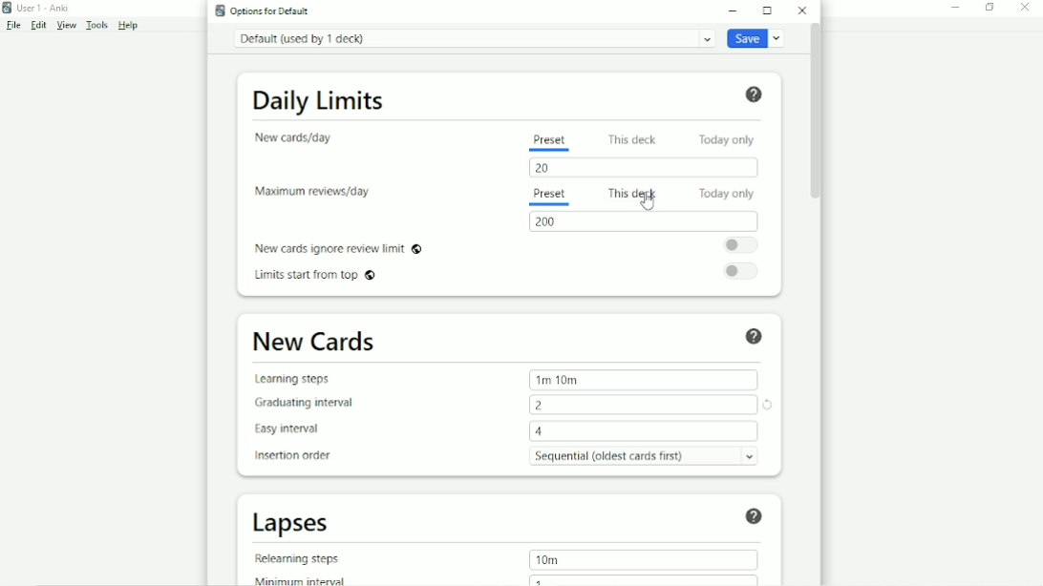 The image size is (1043, 586). Describe the element at coordinates (315, 342) in the screenshot. I see `New Cards` at that location.